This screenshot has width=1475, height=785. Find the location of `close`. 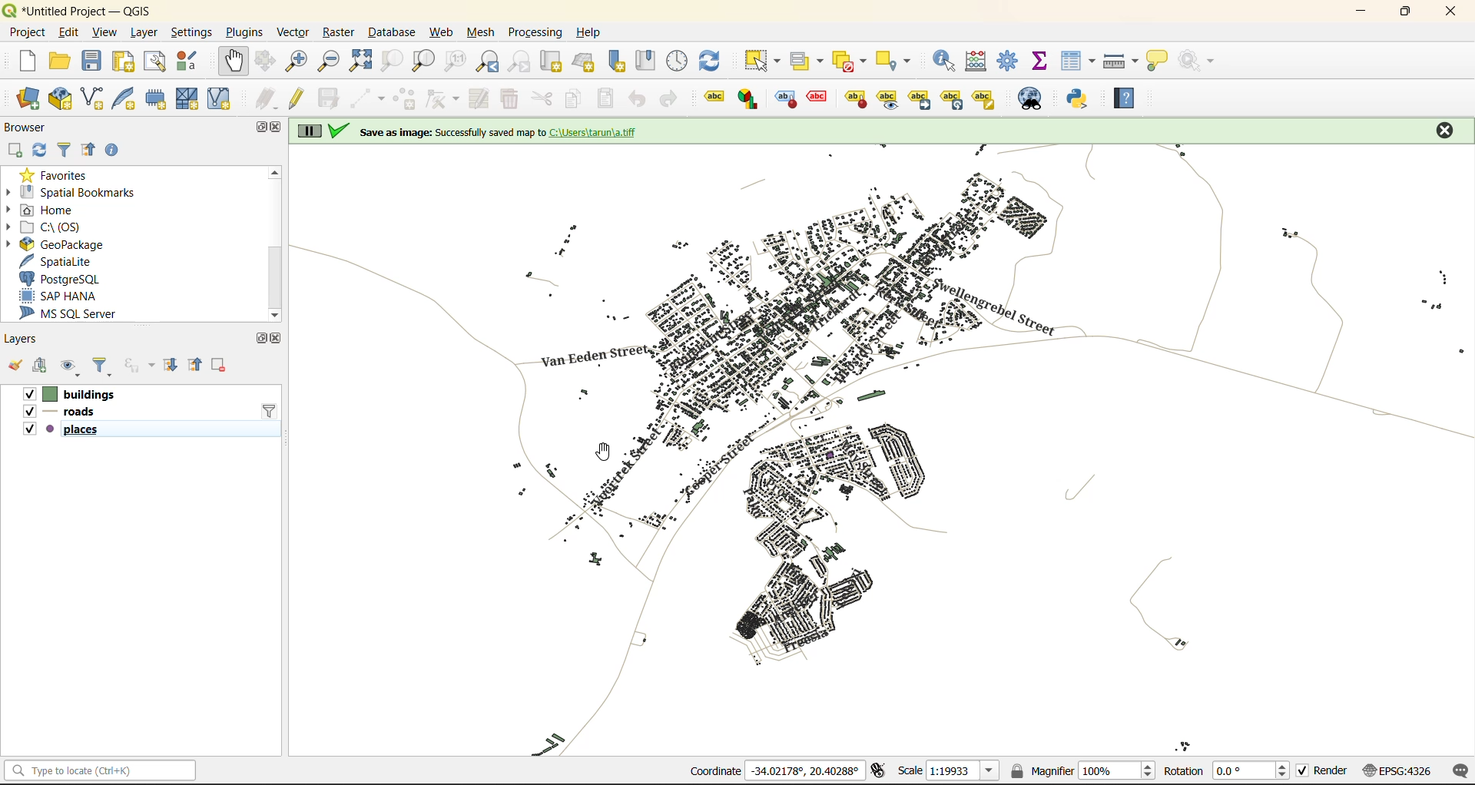

close is located at coordinates (280, 128).